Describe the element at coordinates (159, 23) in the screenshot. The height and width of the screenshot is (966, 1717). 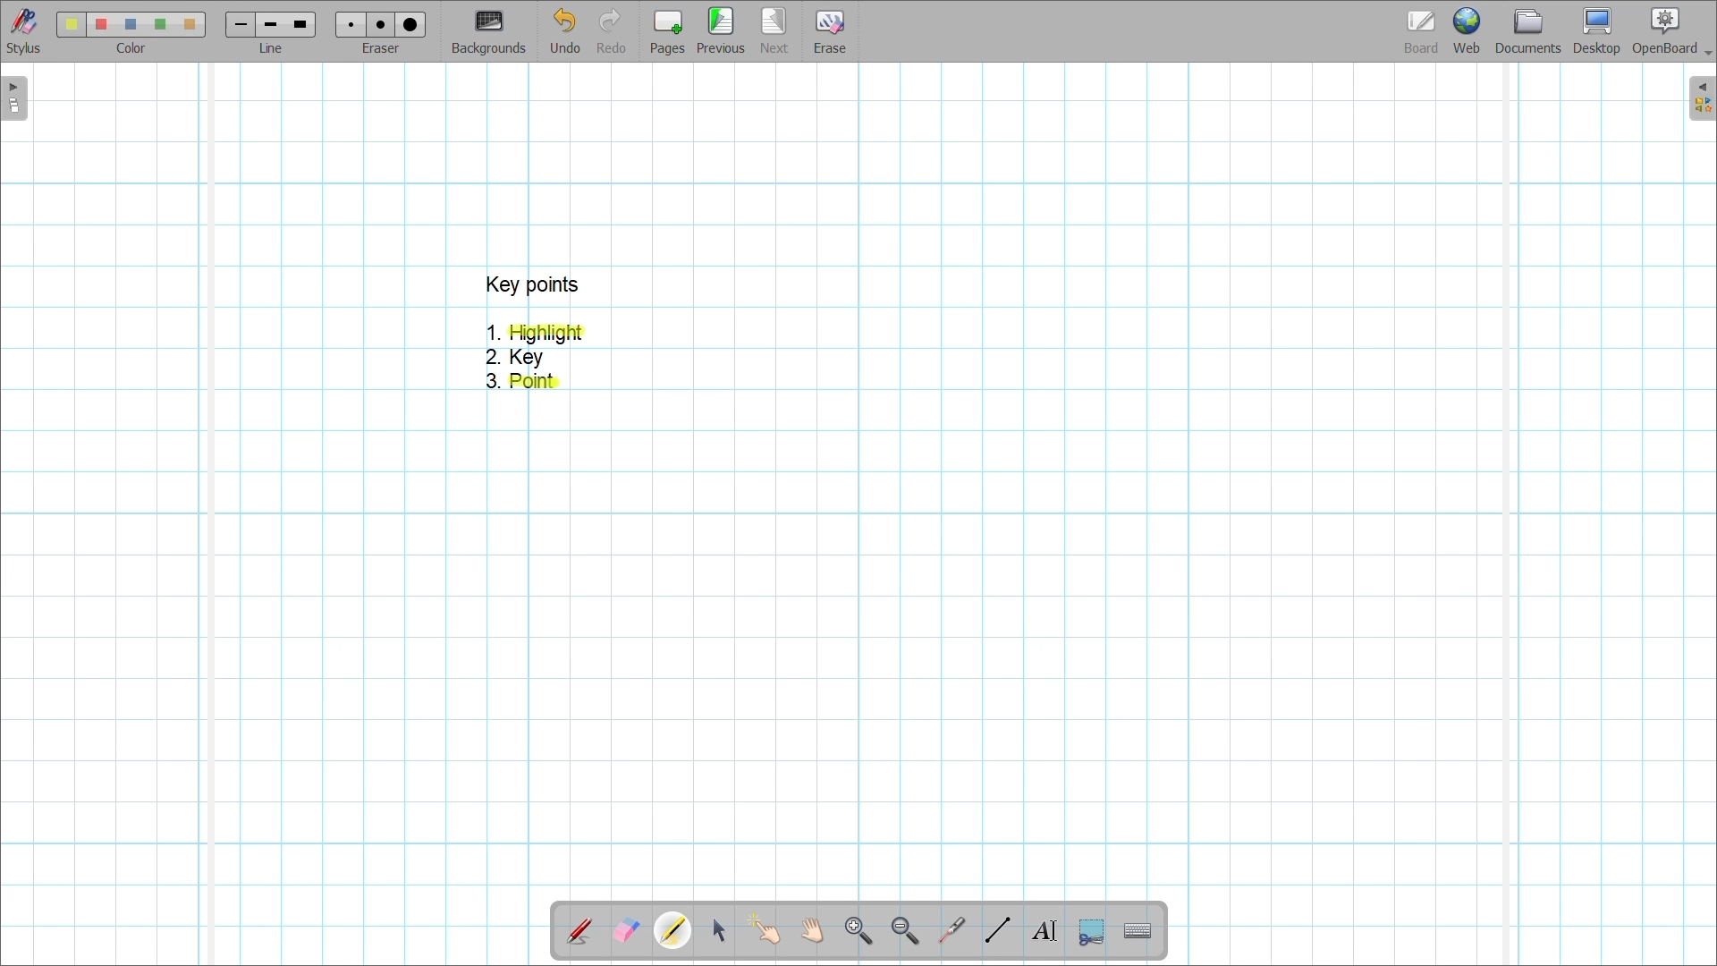
I see `color4` at that location.